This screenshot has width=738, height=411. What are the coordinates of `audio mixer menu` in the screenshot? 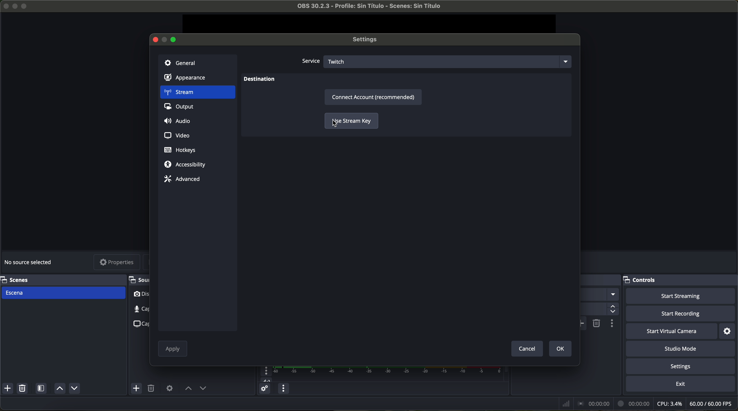 It's located at (282, 389).